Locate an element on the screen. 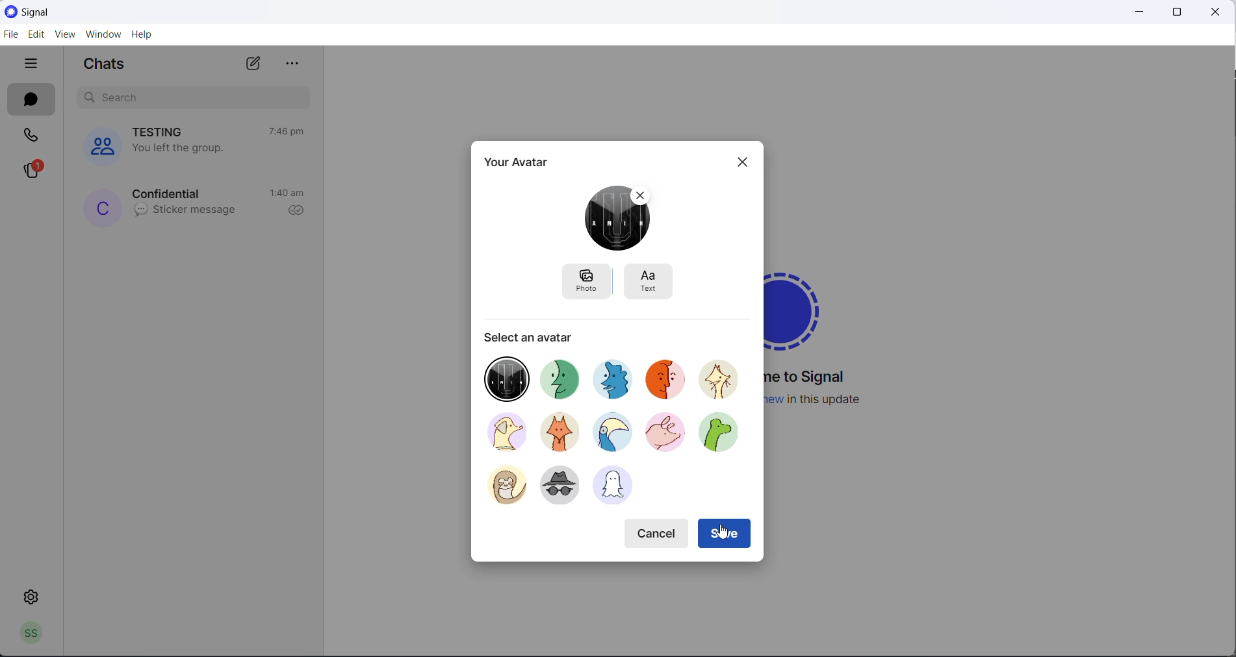 The height and width of the screenshot is (657, 1236). last active time is located at coordinates (289, 194).